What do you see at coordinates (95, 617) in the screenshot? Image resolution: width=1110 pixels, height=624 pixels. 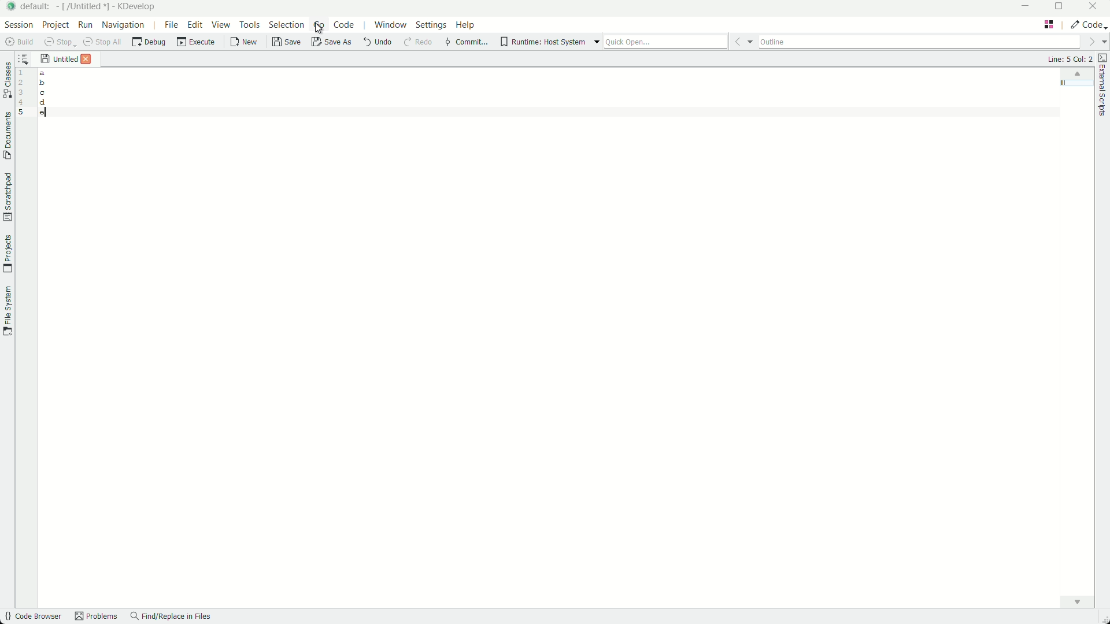 I see `problems` at bounding box center [95, 617].